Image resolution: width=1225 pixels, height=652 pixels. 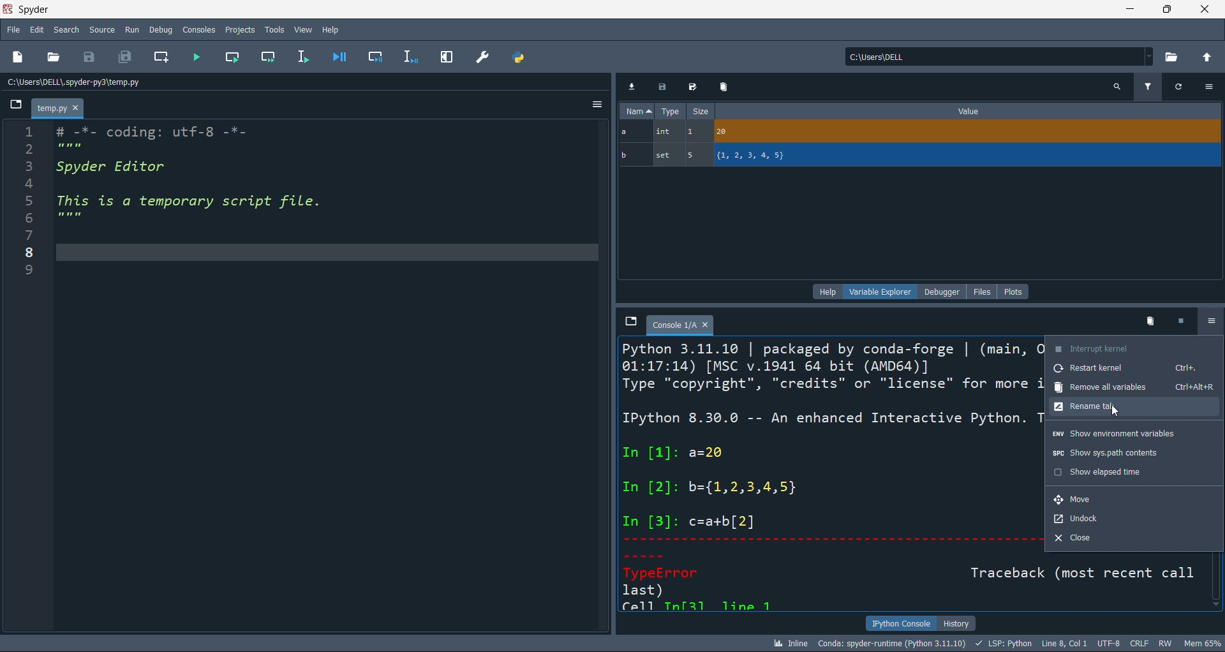 What do you see at coordinates (1134, 472) in the screenshot?
I see `show elapsed time` at bounding box center [1134, 472].